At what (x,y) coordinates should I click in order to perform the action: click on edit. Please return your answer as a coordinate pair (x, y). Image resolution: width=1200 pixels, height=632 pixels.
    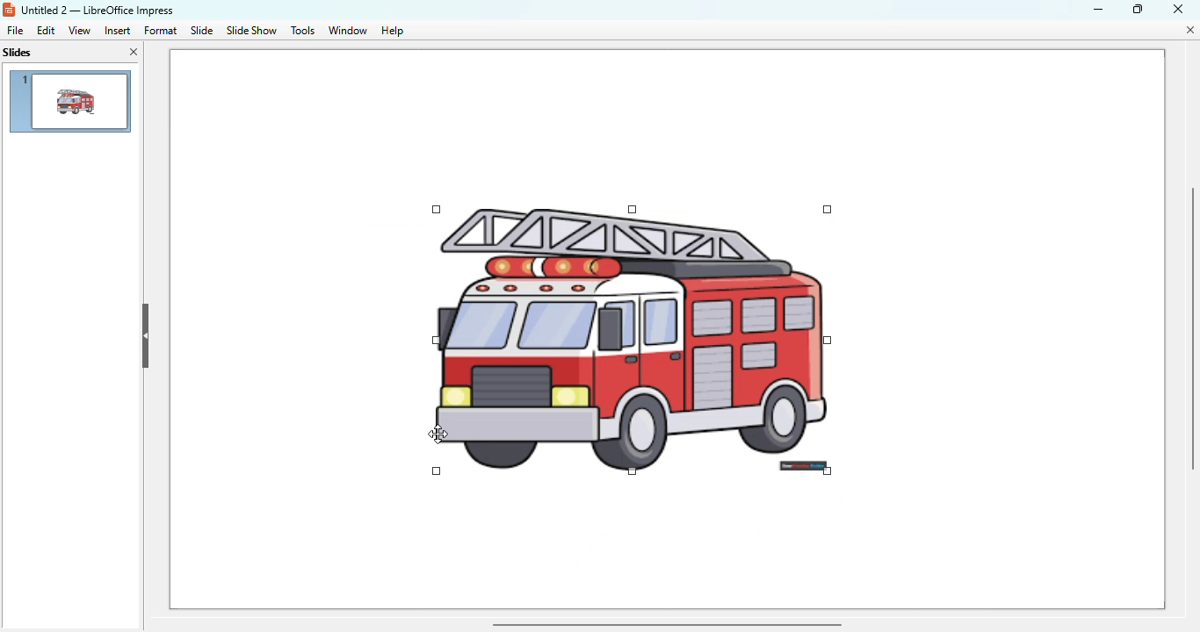
    Looking at the image, I should click on (46, 31).